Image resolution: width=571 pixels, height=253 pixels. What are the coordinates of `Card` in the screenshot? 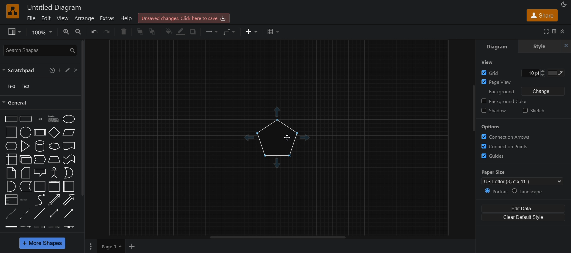 It's located at (26, 173).